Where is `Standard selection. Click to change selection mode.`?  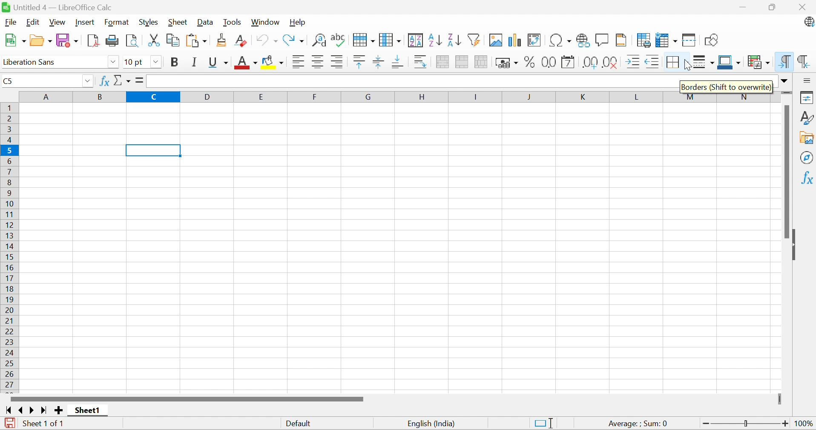 Standard selection. Click to change selection mode. is located at coordinates (544, 423).